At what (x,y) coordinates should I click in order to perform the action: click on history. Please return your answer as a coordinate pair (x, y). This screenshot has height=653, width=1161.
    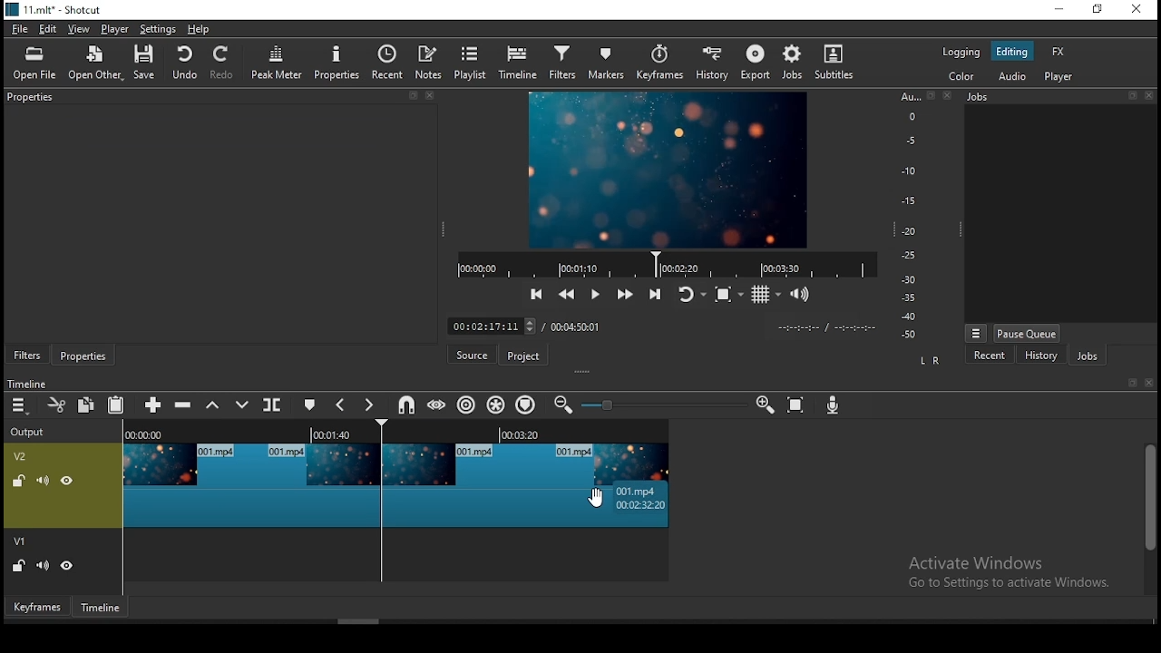
    Looking at the image, I should click on (717, 63).